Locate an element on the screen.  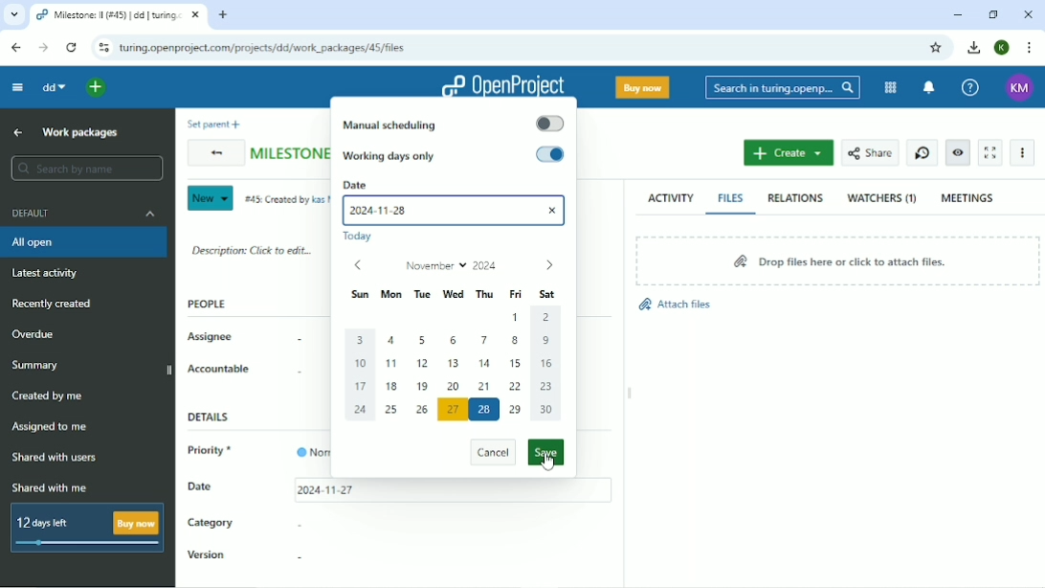
Minimize is located at coordinates (958, 14).